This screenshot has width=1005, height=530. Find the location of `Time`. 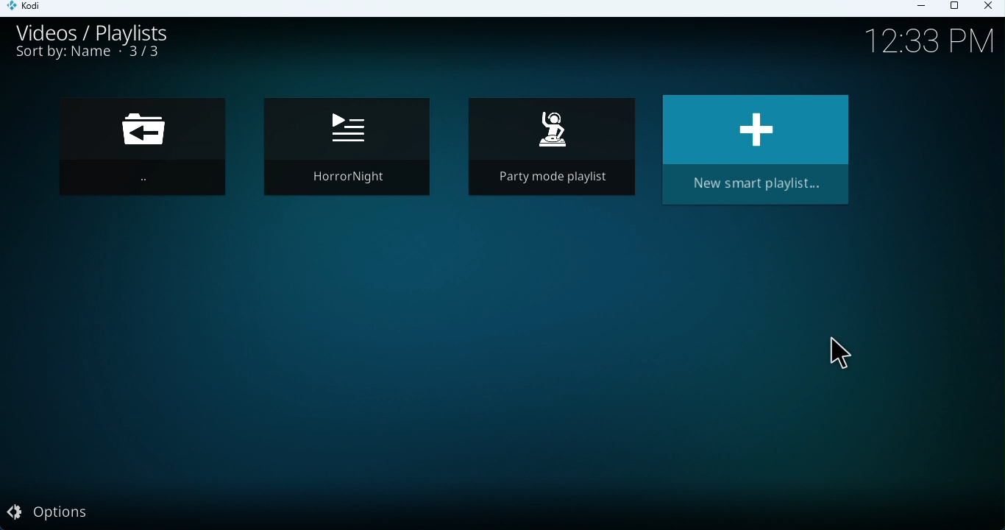

Time is located at coordinates (921, 43).